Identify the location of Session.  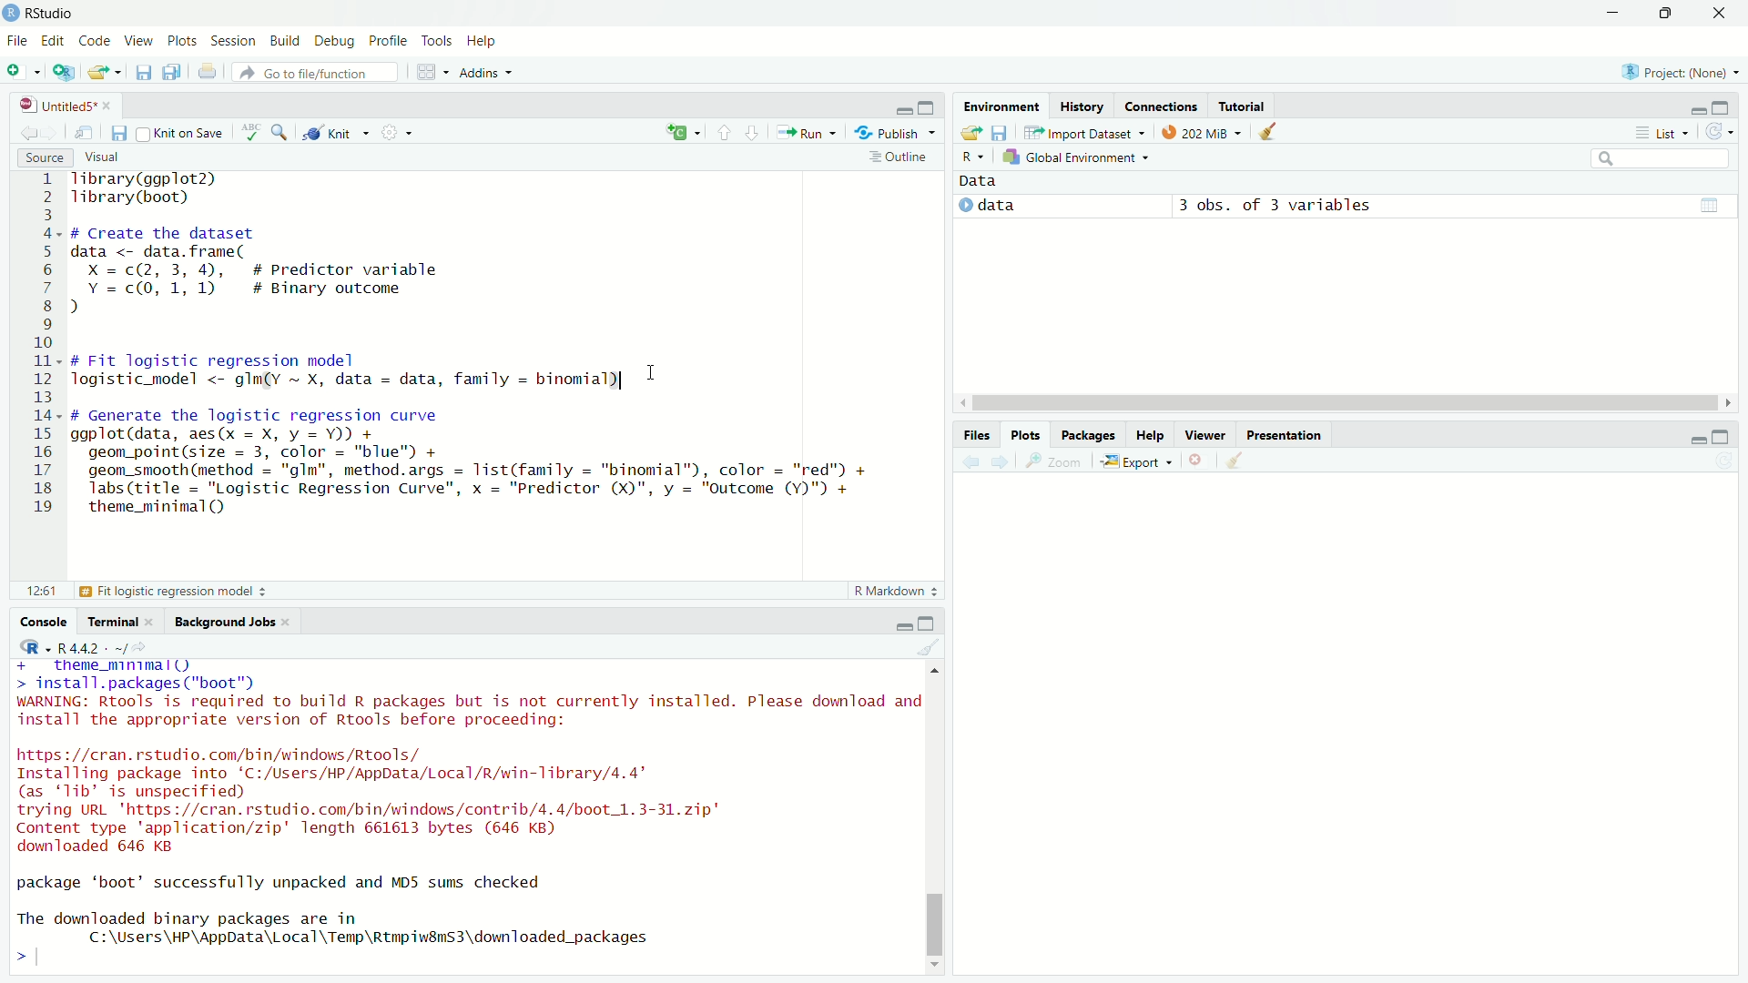
(234, 41).